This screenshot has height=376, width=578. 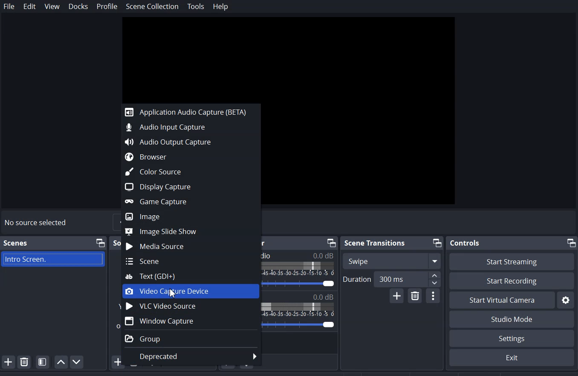 I want to click on Maximize, so click(x=100, y=243).